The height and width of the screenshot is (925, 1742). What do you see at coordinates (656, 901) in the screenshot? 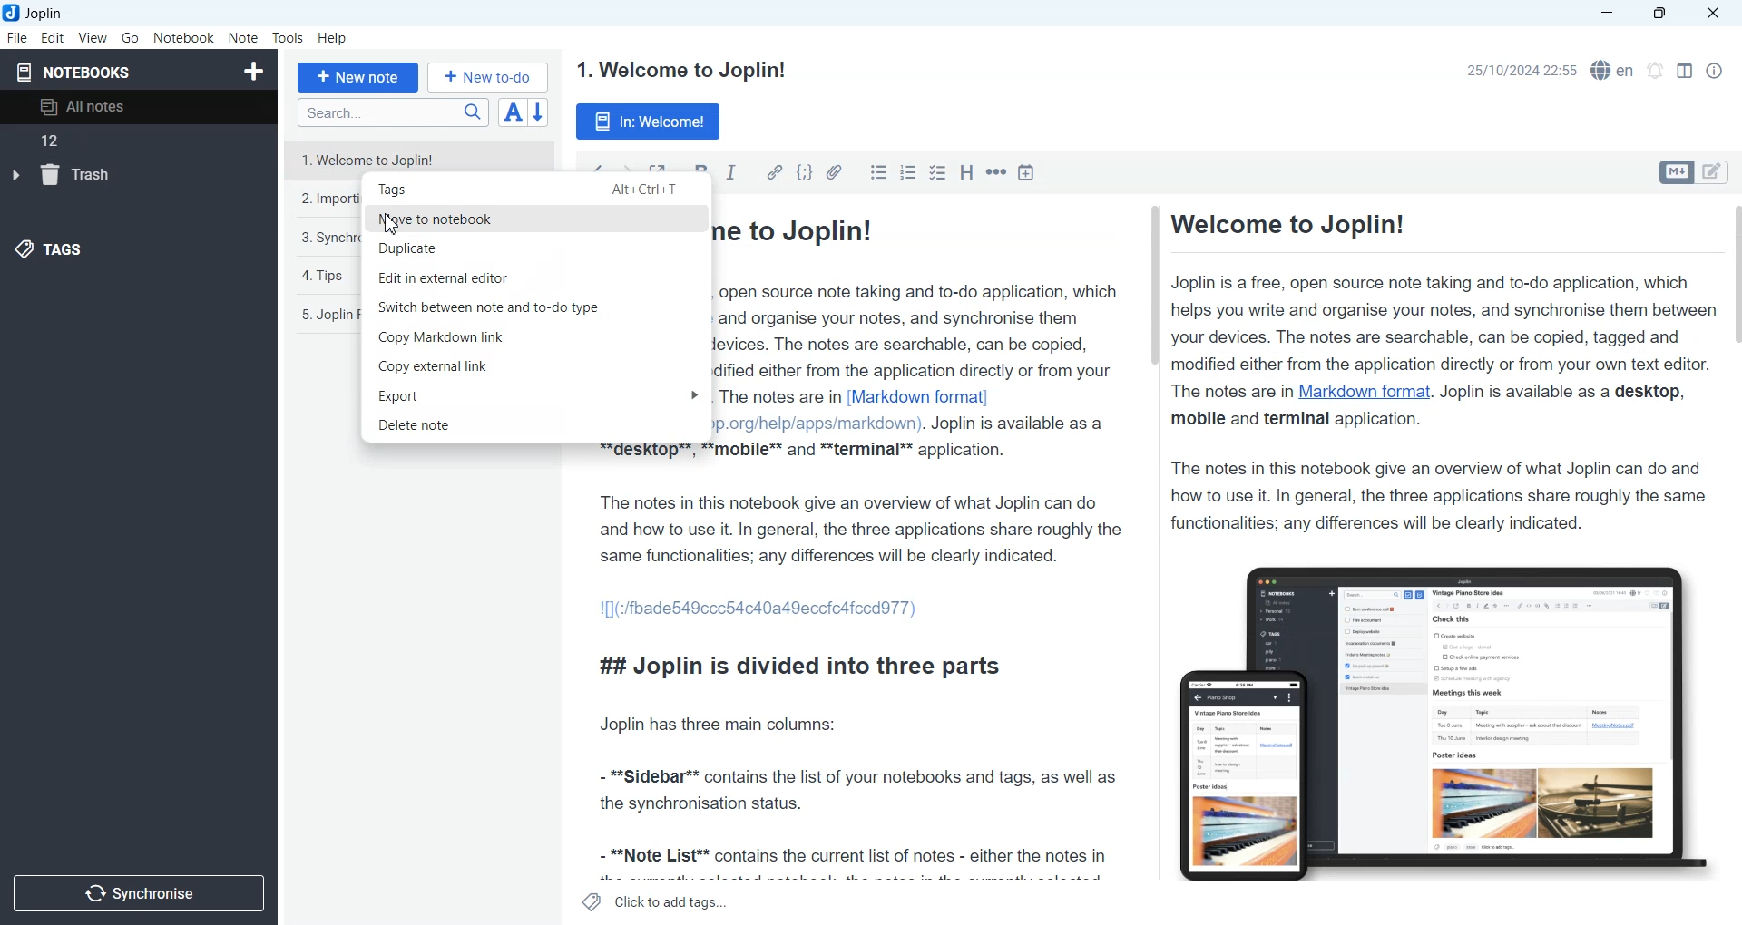
I see `Click to add tags` at bounding box center [656, 901].